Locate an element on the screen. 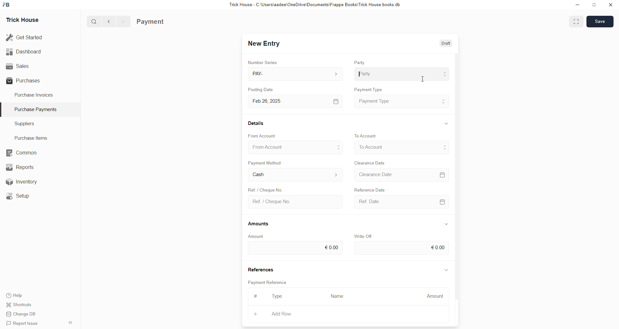 This screenshot has width=619, height=329. Posting Date is located at coordinates (265, 89).